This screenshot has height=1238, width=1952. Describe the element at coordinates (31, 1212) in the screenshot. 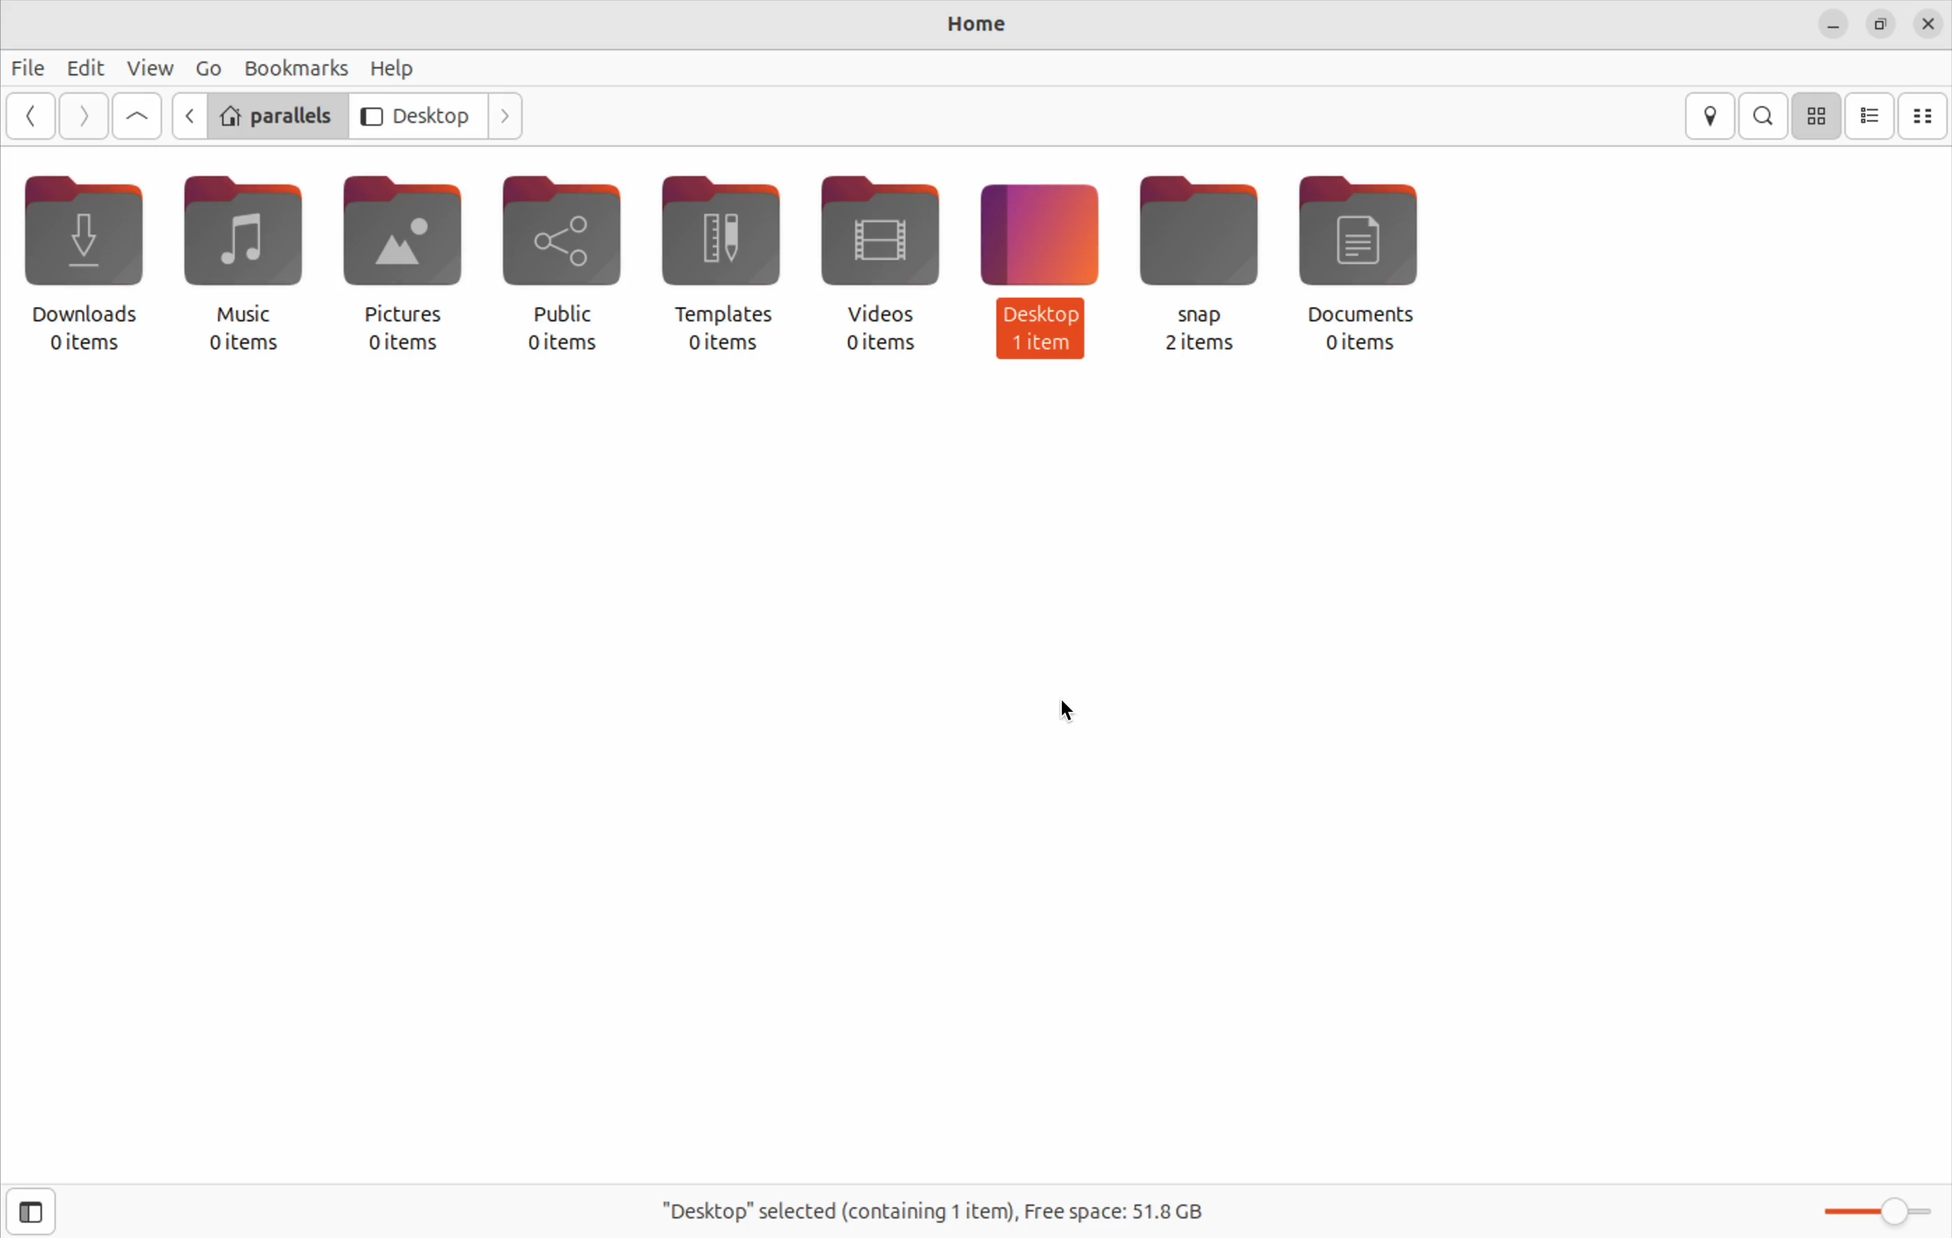

I see `show side bar` at that location.